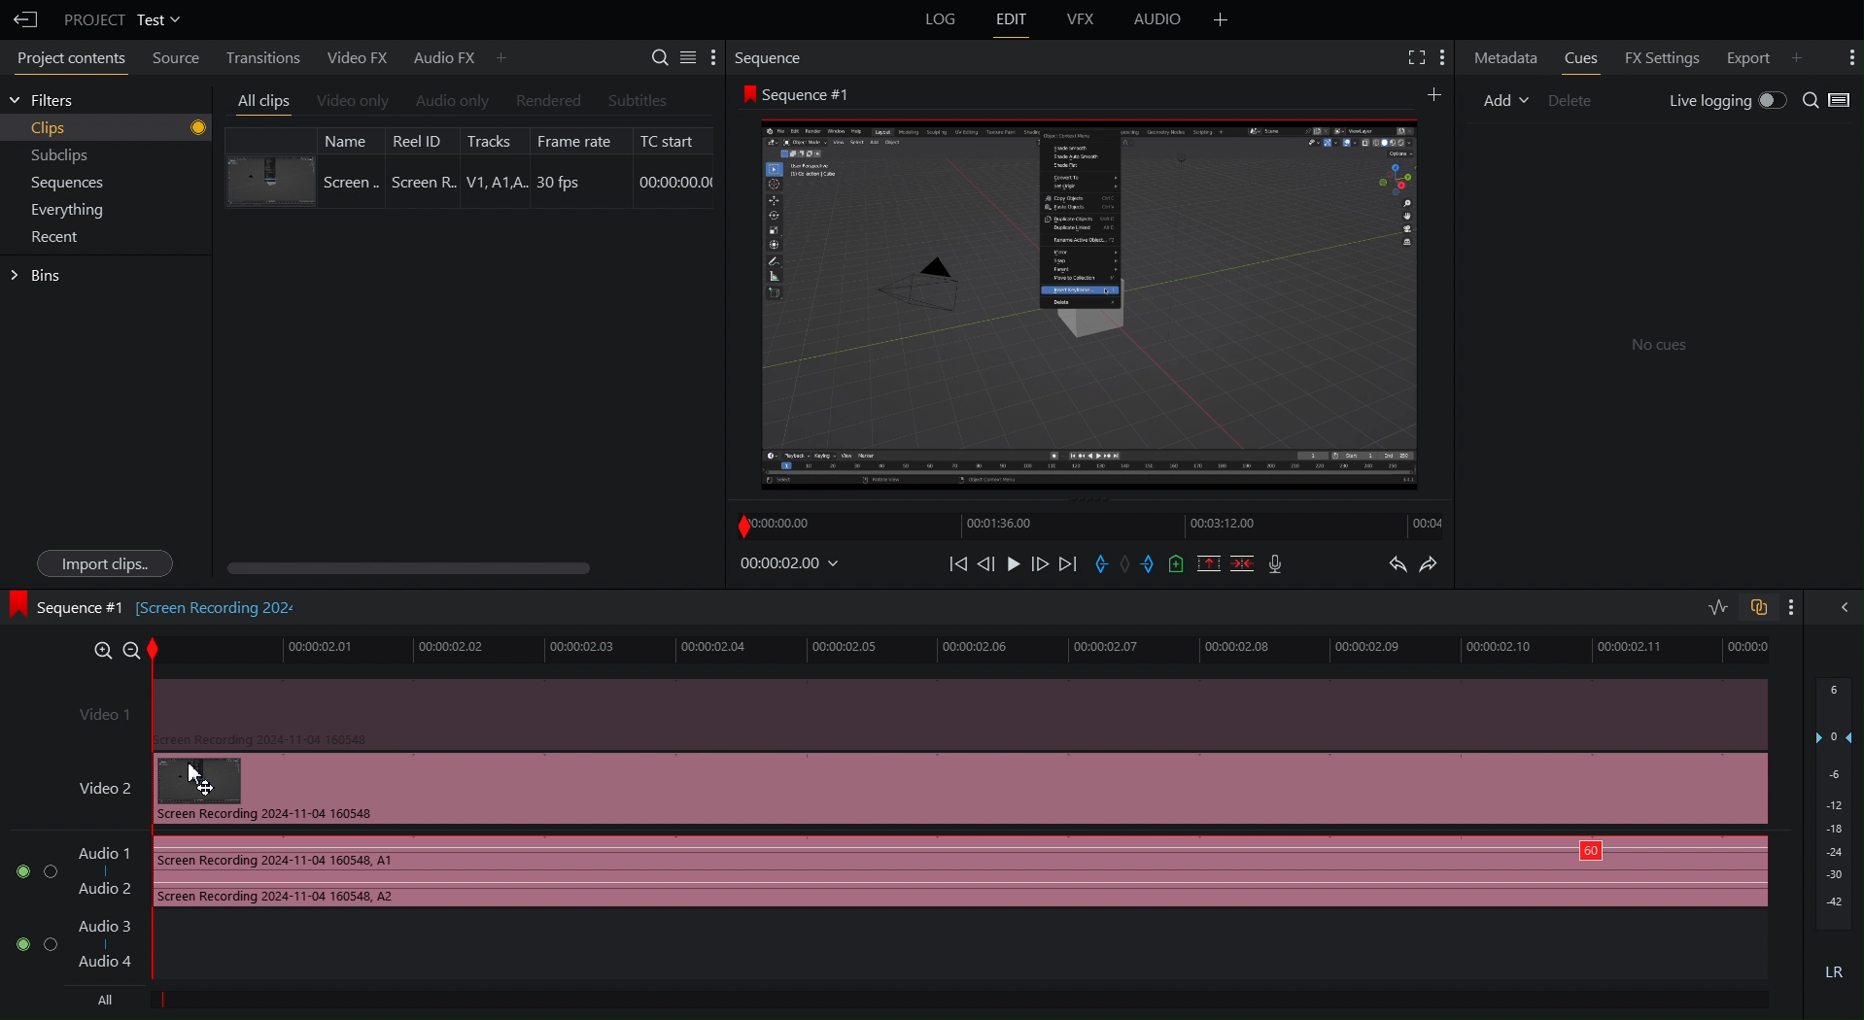  I want to click on Add, so click(1219, 20).